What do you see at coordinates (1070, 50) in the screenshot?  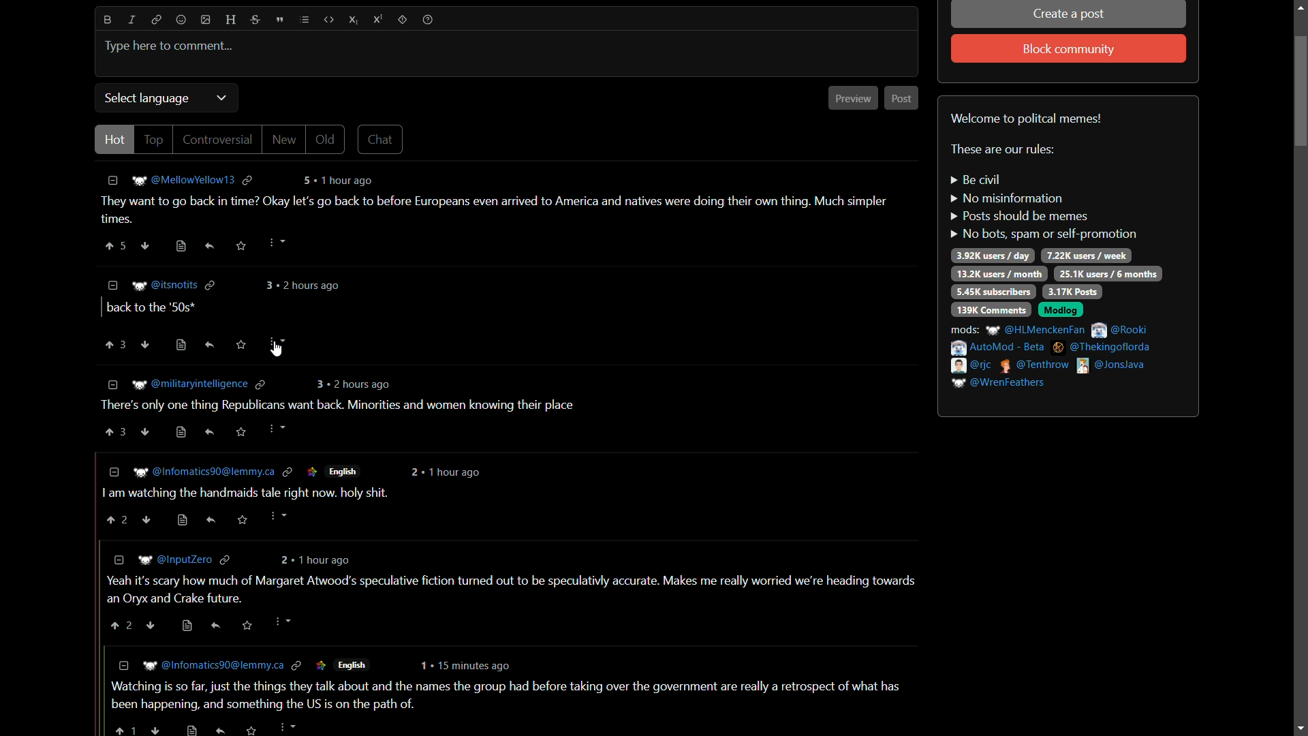 I see `block community` at bounding box center [1070, 50].